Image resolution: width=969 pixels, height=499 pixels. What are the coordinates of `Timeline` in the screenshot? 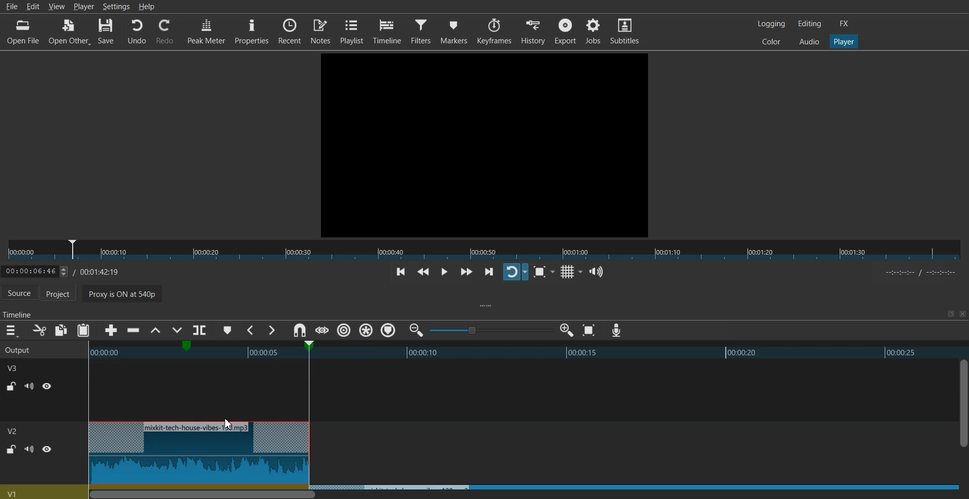 It's located at (388, 31).